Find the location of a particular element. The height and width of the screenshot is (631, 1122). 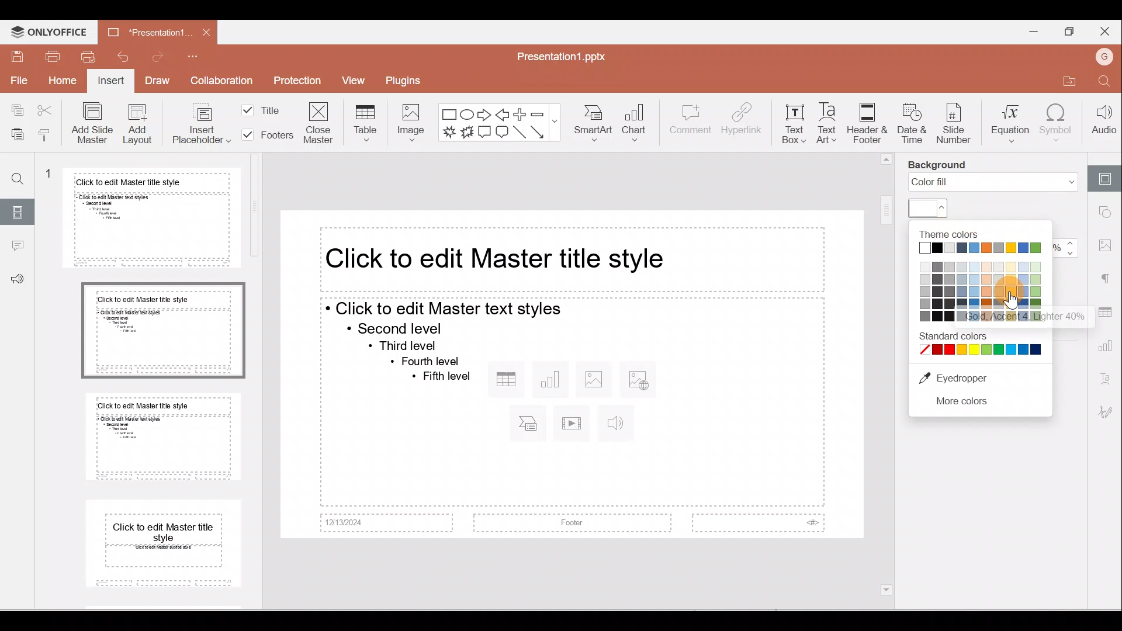

Rectangular callout is located at coordinates (485, 134).